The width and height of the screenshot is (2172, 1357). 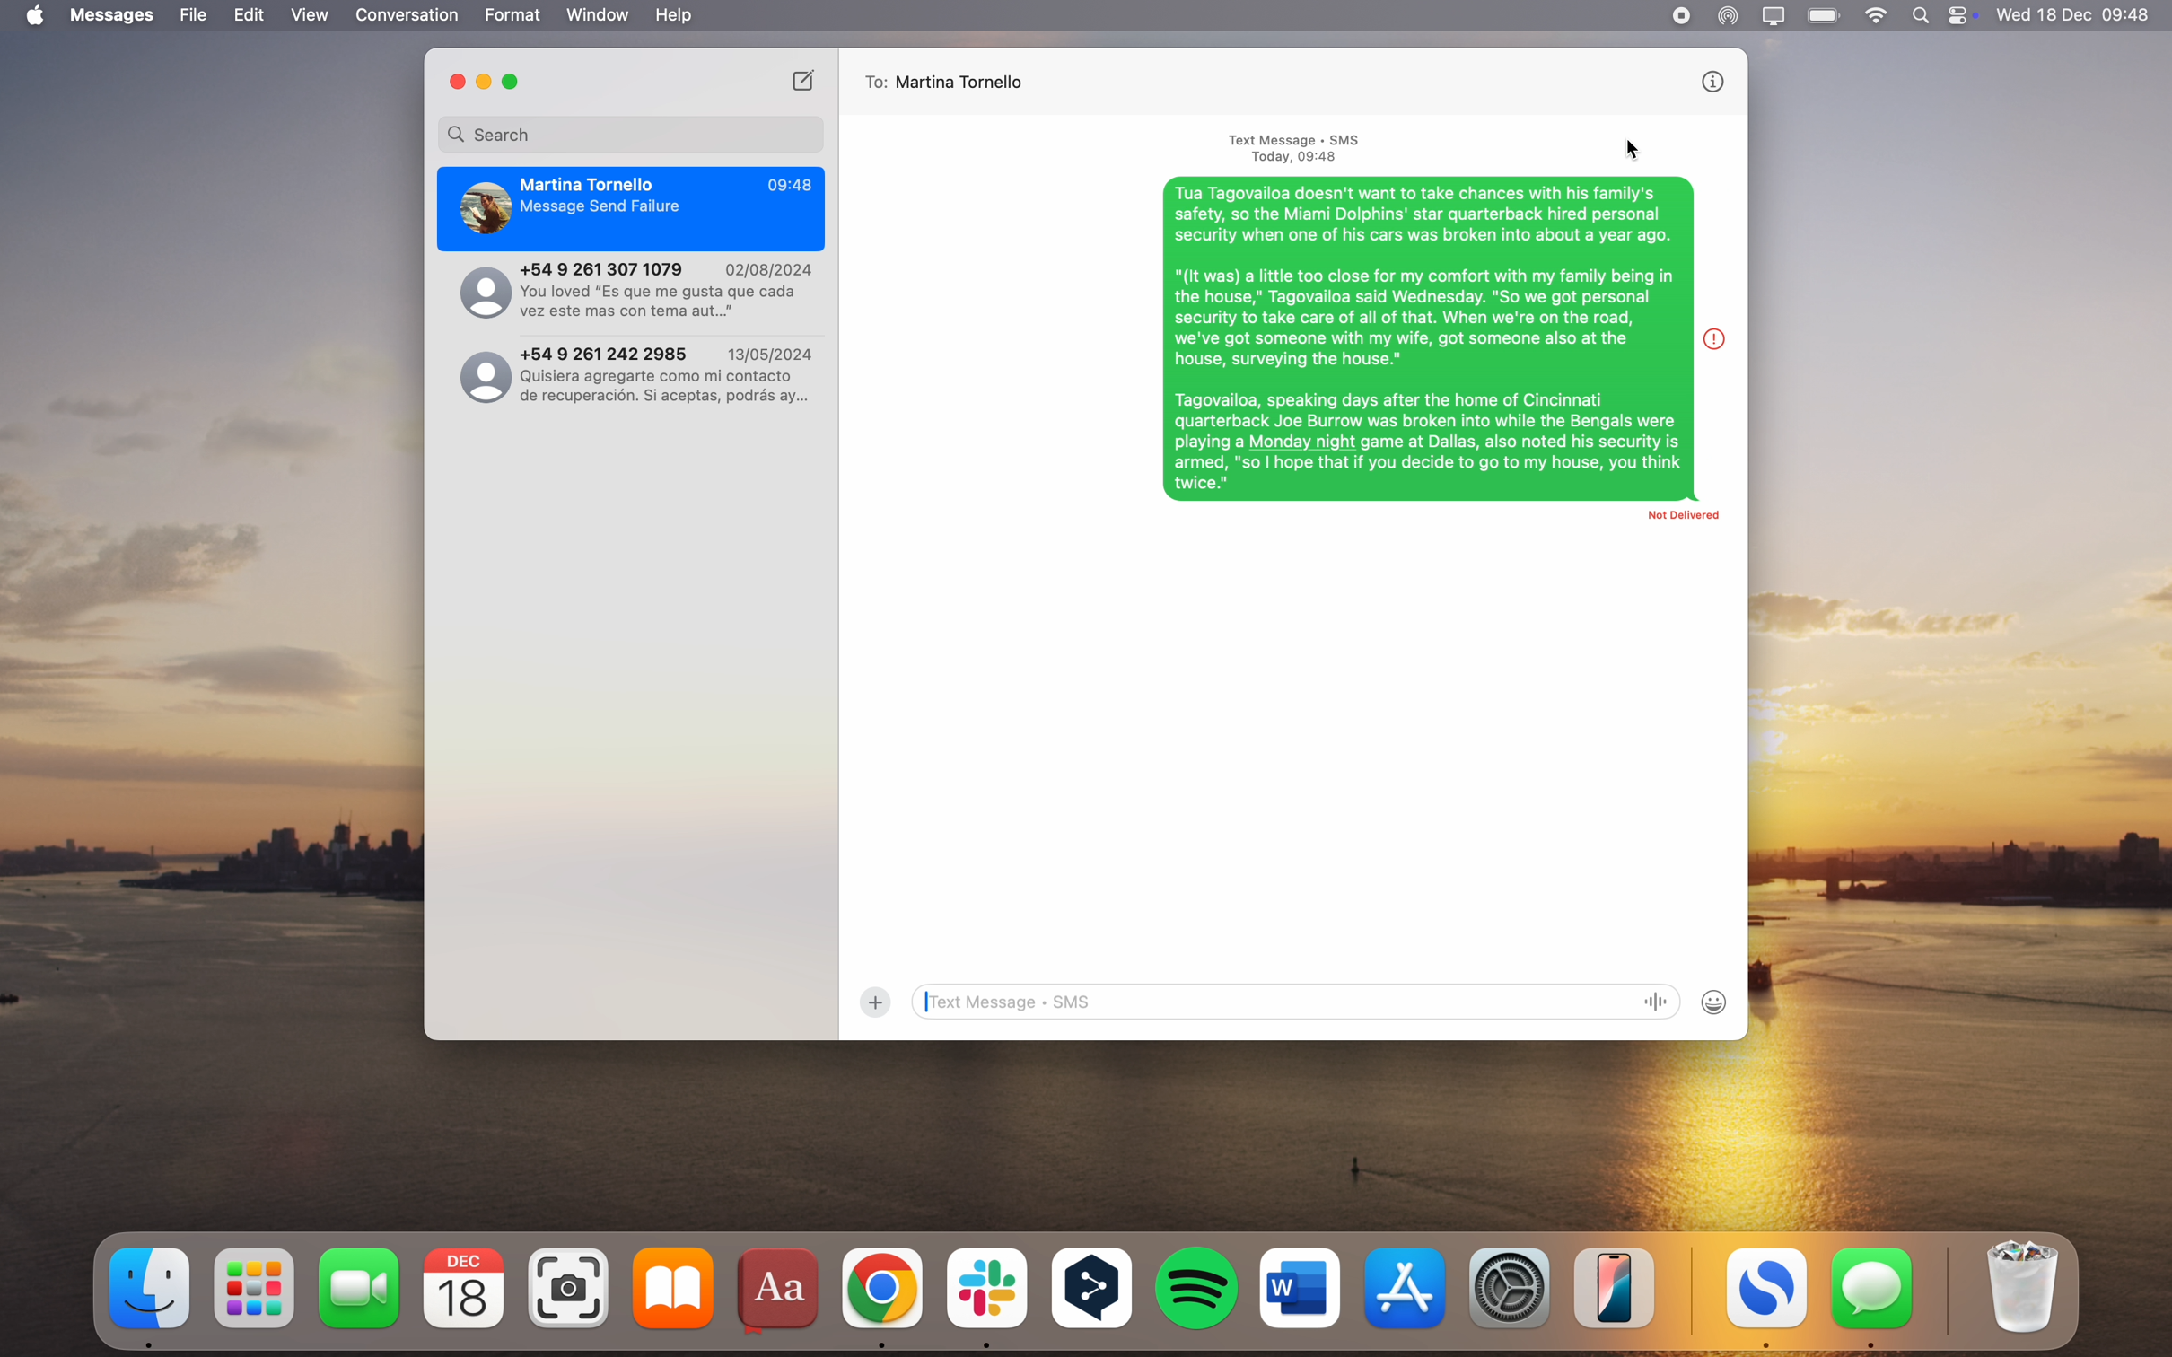 I want to click on not delivered, so click(x=1669, y=523).